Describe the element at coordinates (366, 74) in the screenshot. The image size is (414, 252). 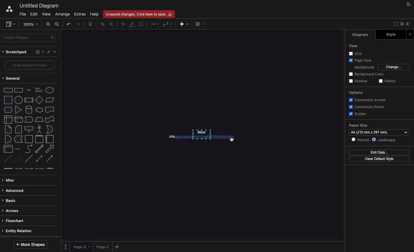
I see `Background color` at that location.